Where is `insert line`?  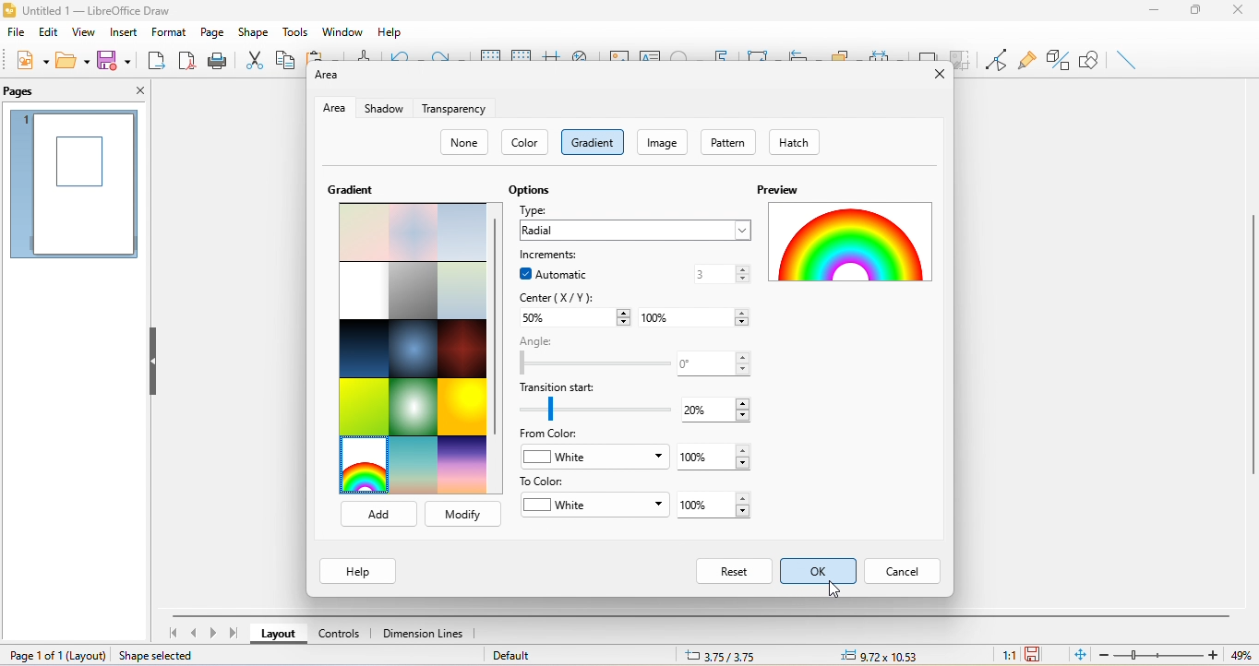 insert line is located at coordinates (1122, 58).